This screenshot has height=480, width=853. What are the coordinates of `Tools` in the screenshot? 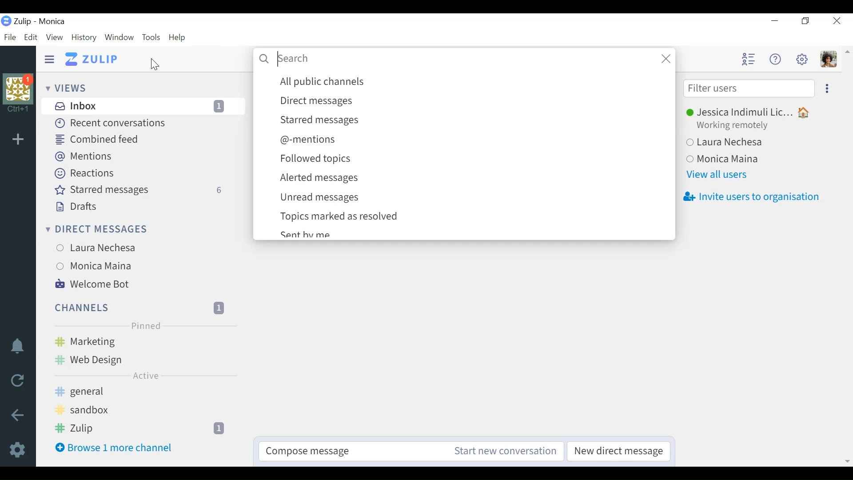 It's located at (152, 37).